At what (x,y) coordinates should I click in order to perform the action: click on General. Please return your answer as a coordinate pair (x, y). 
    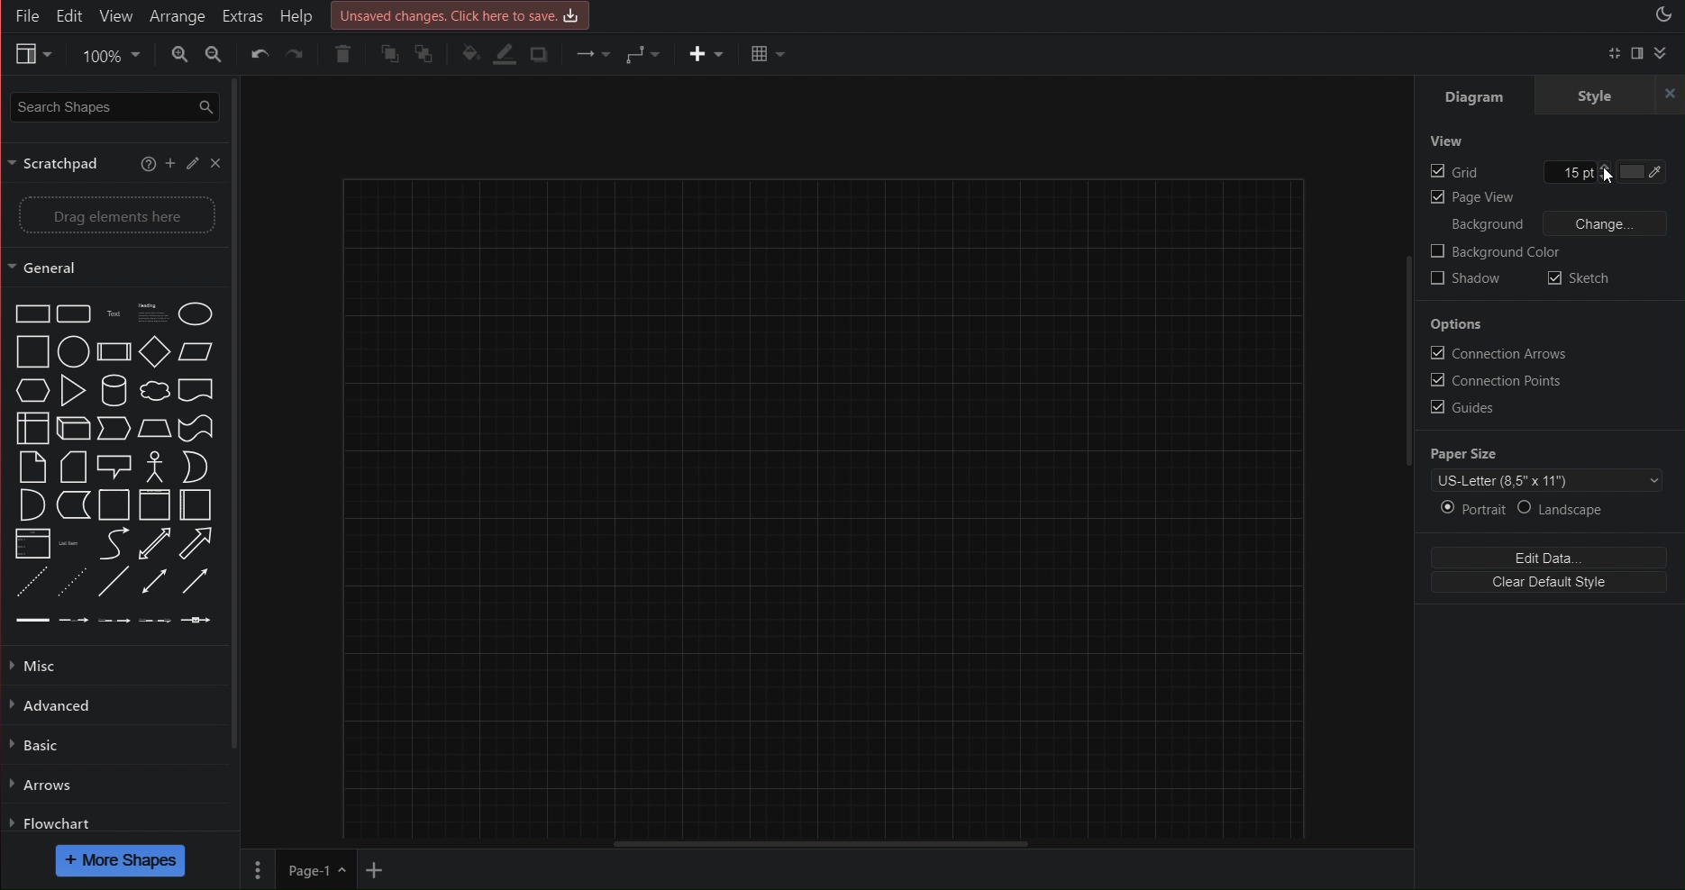
    Looking at the image, I should click on (113, 269).